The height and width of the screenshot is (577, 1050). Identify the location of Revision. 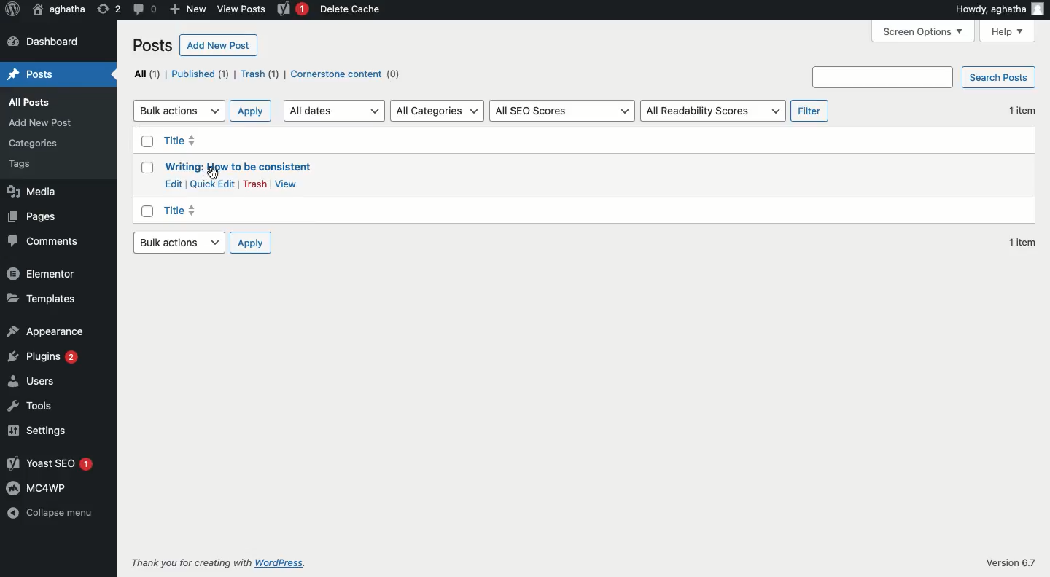
(109, 9).